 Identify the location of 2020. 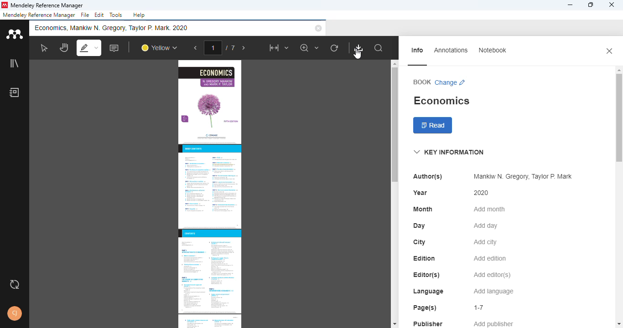
(482, 193).